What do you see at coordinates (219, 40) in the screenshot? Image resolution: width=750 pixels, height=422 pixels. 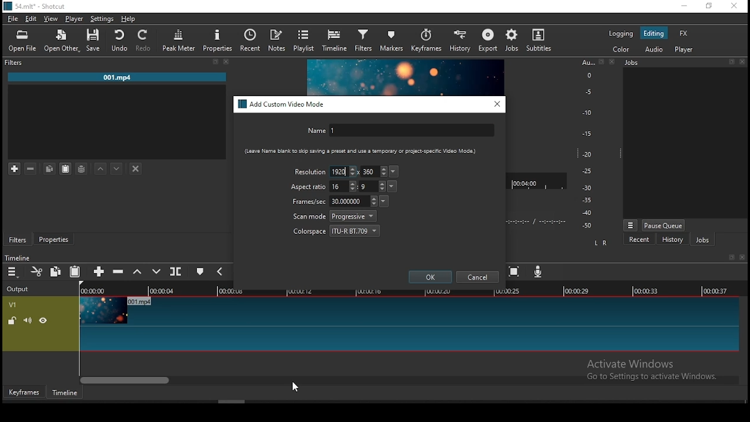 I see `properties` at bounding box center [219, 40].